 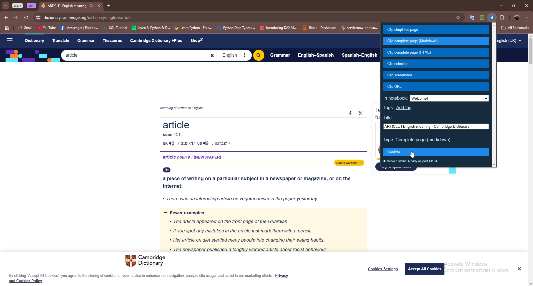 What do you see at coordinates (436, 53) in the screenshot?
I see `clip complete page (html)` at bounding box center [436, 53].